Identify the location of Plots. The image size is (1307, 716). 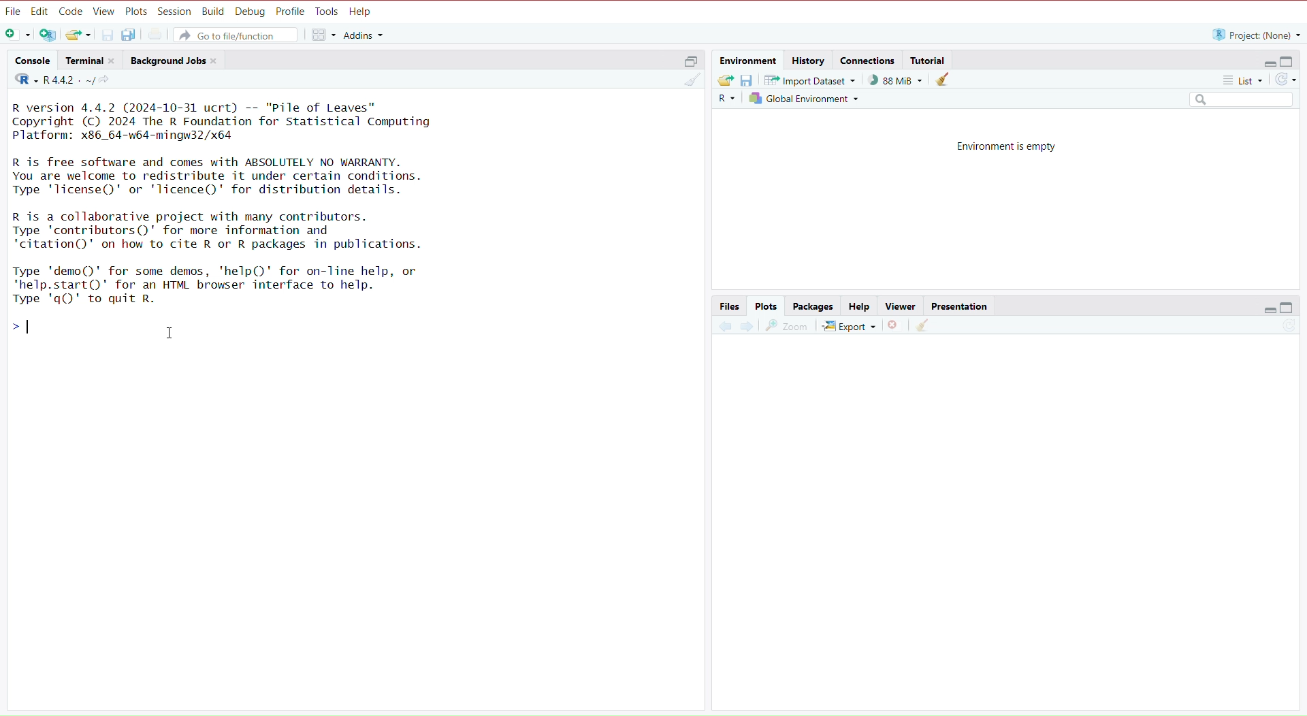
(137, 11).